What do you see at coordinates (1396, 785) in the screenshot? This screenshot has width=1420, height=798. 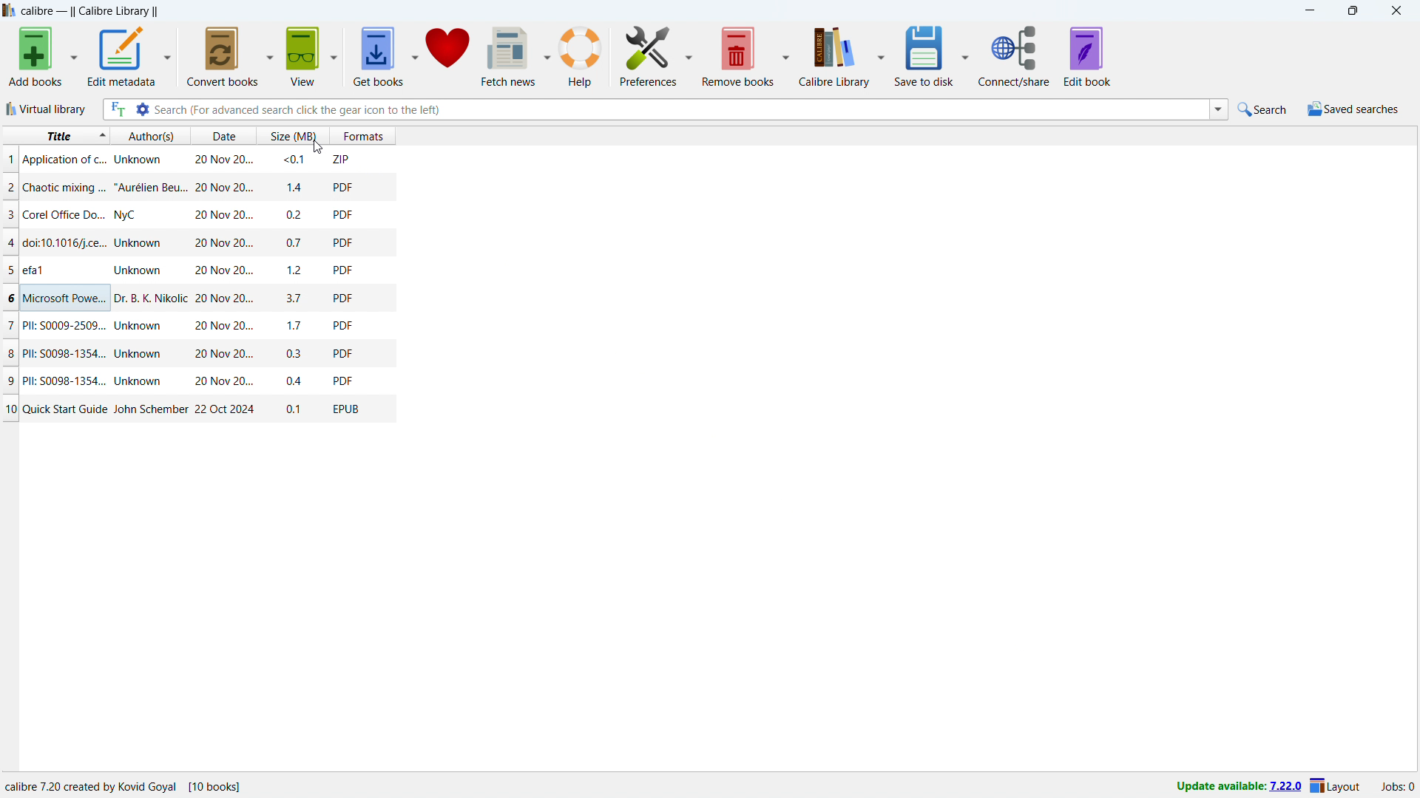 I see `Jobs: 0` at bounding box center [1396, 785].